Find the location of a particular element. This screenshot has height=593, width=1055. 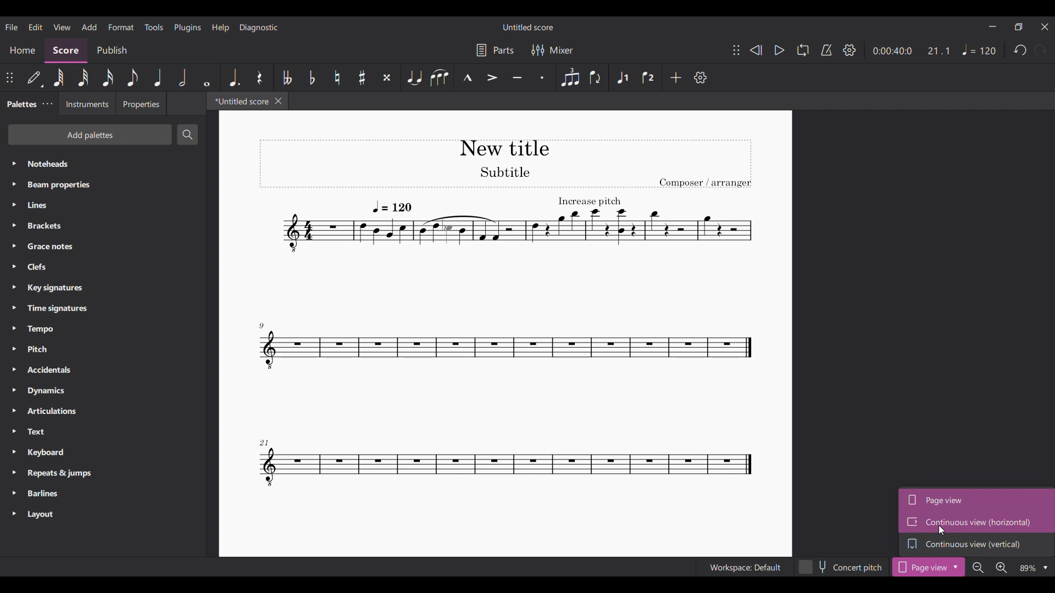

Help menu is located at coordinates (220, 28).